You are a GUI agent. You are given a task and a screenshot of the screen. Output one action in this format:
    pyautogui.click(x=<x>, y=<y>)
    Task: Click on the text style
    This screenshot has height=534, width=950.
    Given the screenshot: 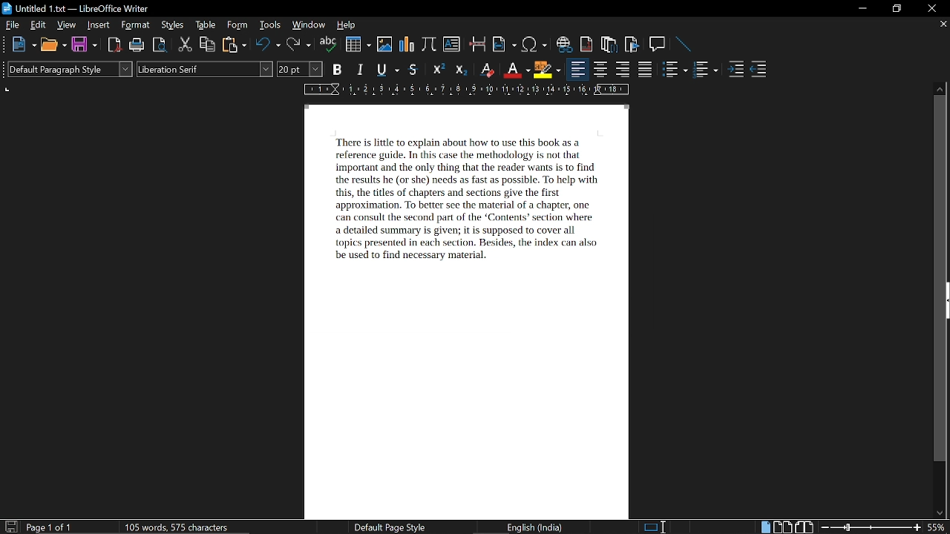 What is the action you would take?
    pyautogui.click(x=206, y=69)
    